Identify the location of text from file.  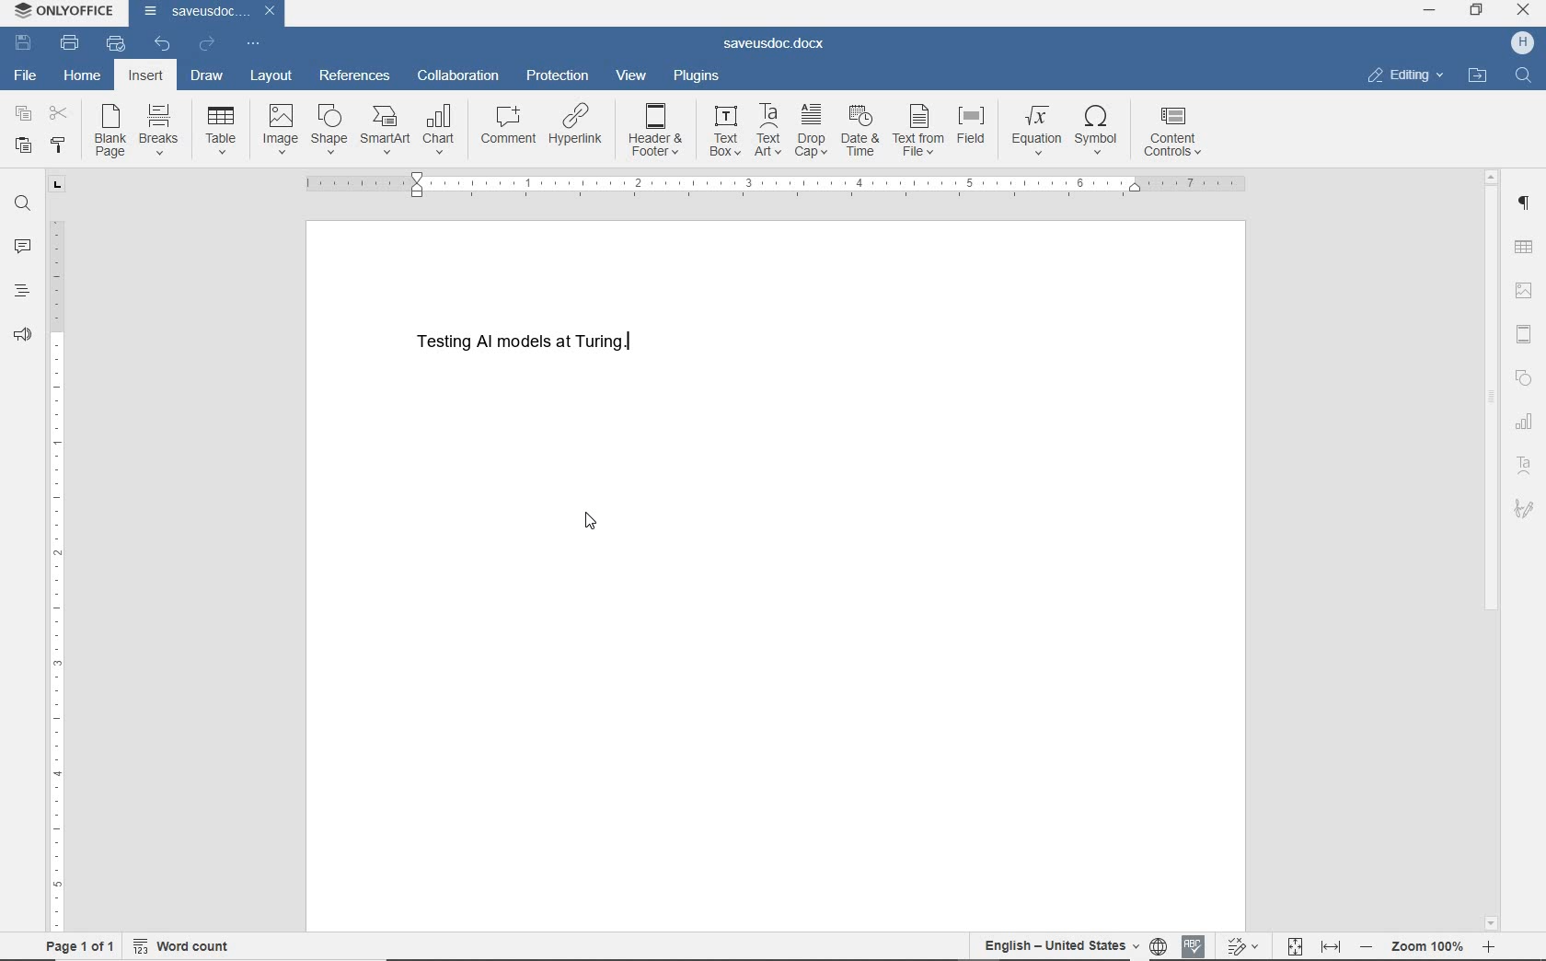
(917, 131).